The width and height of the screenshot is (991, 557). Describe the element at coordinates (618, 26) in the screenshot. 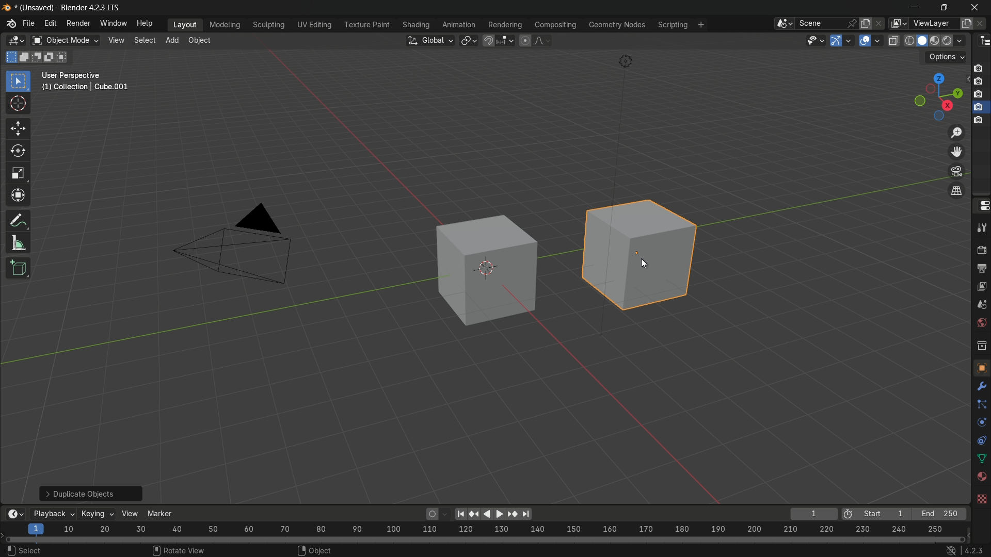

I see `geometry nodes menu` at that location.